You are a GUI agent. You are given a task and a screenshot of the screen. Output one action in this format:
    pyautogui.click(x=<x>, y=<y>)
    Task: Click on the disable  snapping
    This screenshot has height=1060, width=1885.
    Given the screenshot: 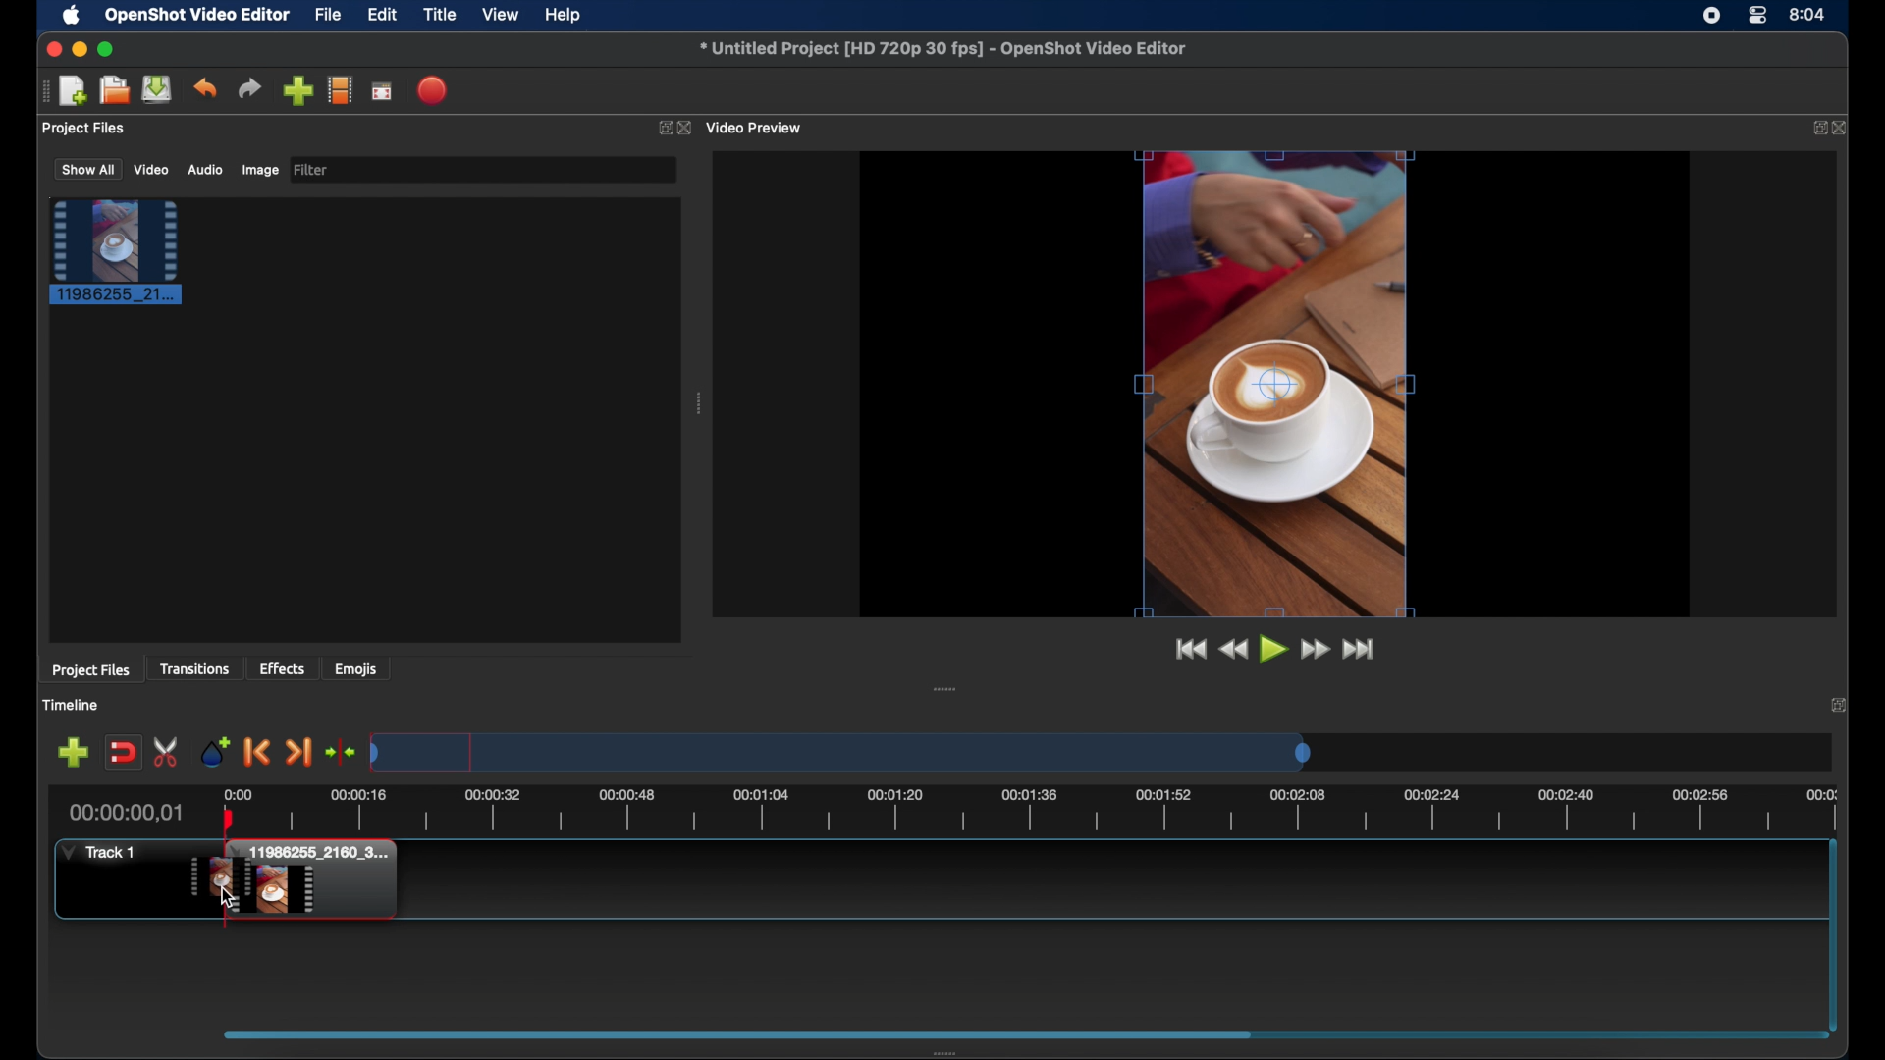 What is the action you would take?
    pyautogui.click(x=122, y=751)
    